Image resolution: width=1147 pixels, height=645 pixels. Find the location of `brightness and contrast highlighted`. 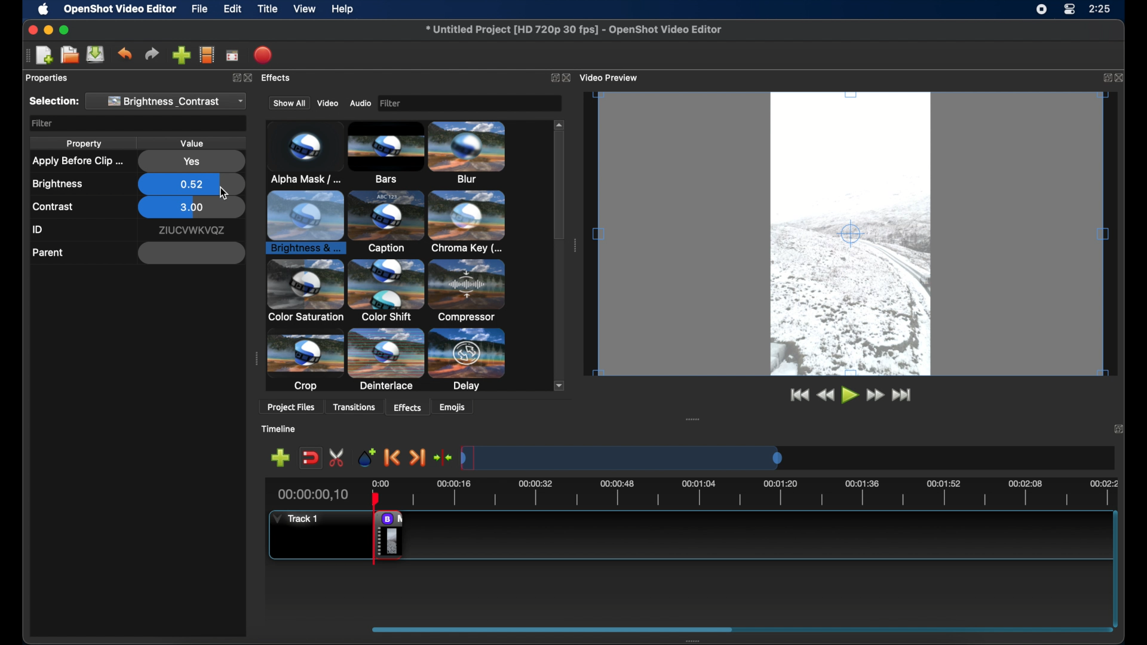

brightness and contrast highlighted is located at coordinates (471, 154).